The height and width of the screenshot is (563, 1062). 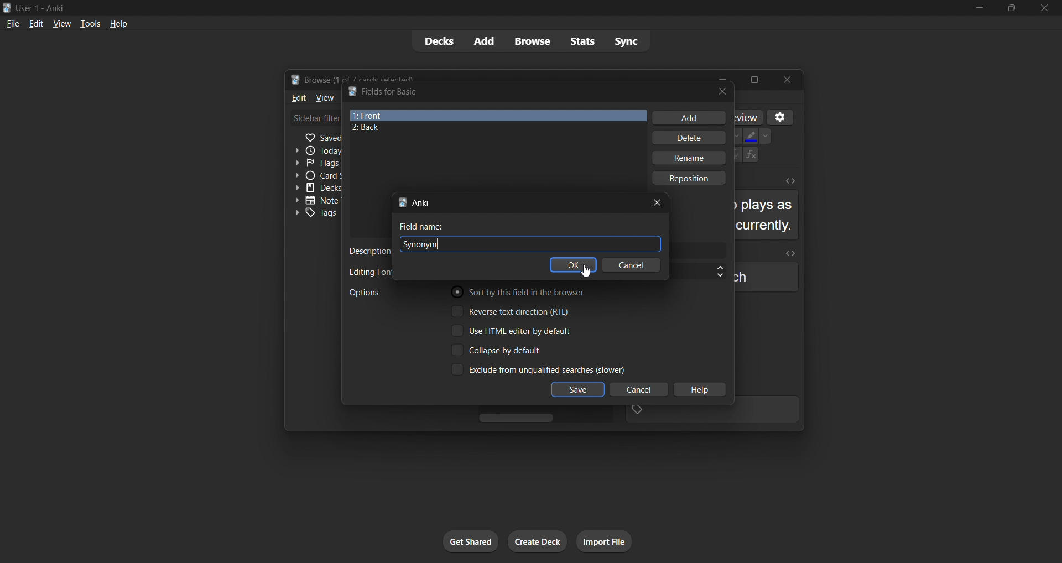 I want to click on Sort by the field in the browser, so click(x=519, y=294).